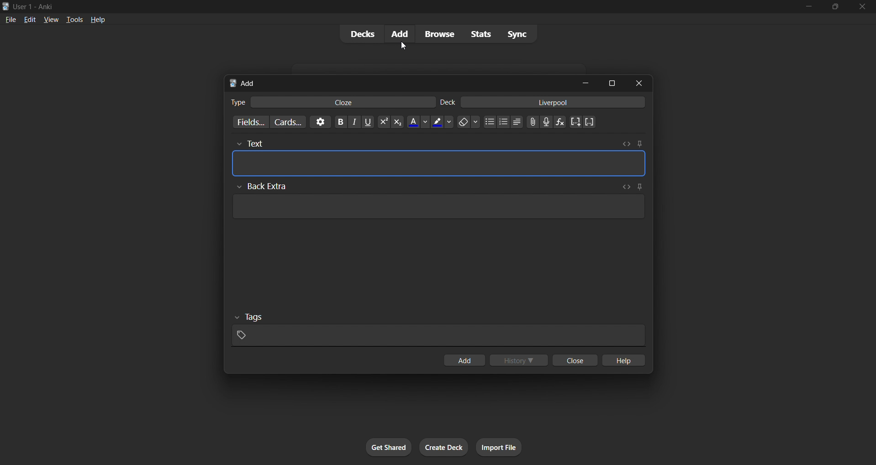 The image size is (876, 465). What do you see at coordinates (519, 124) in the screenshot?
I see `alignment` at bounding box center [519, 124].